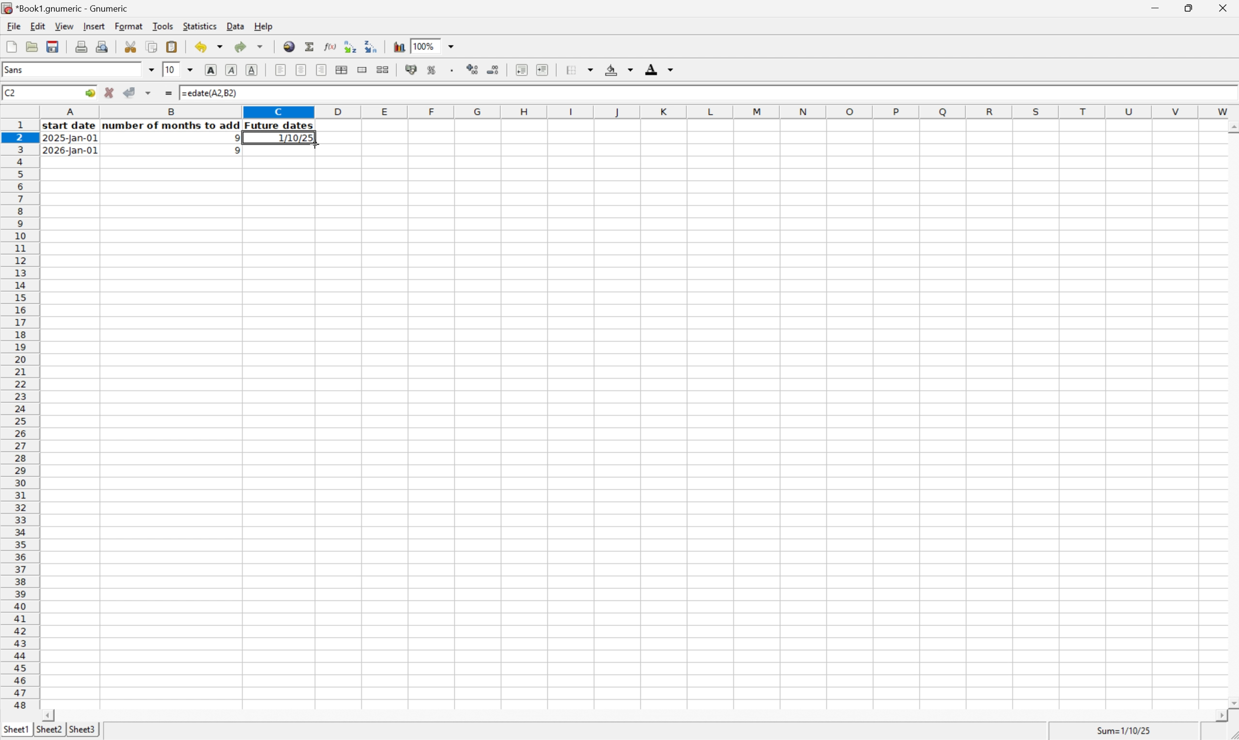 The image size is (1239, 740). I want to click on Drop Down, so click(190, 70).